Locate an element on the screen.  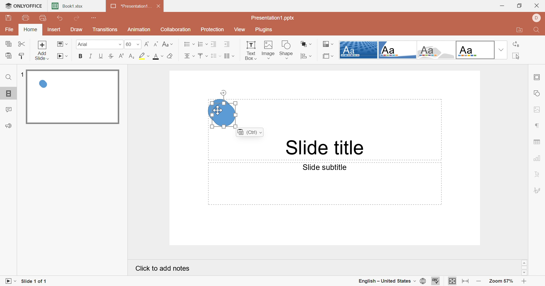
Decrease indent is located at coordinates (214, 44).